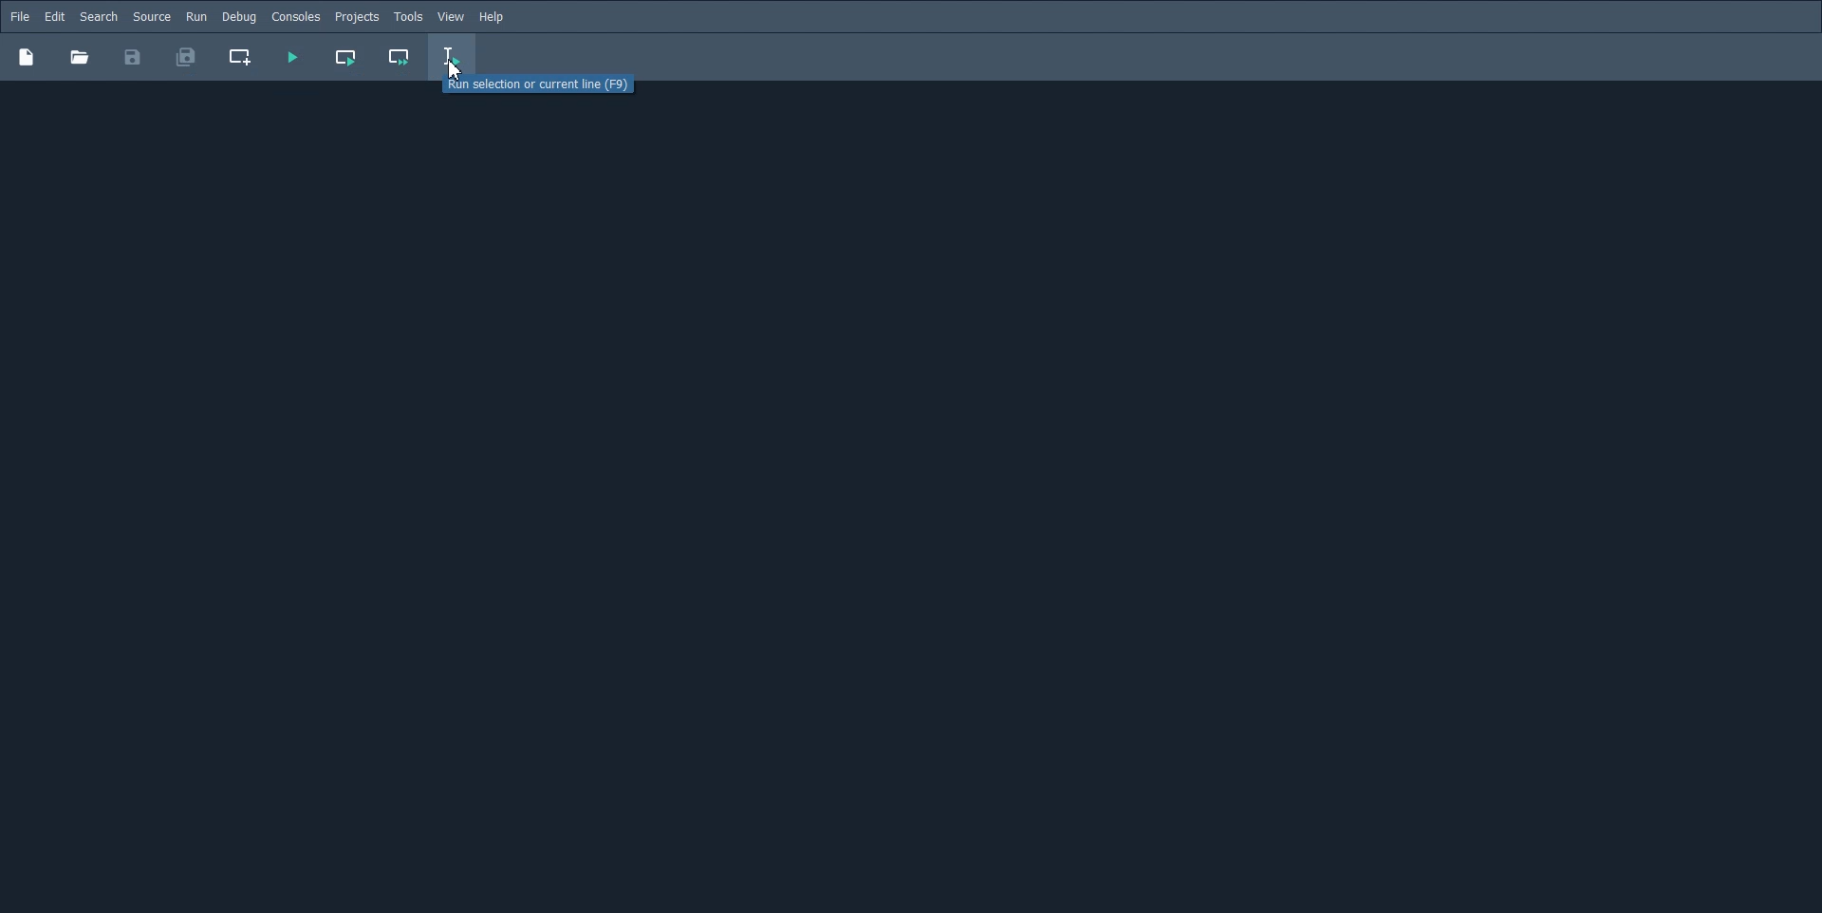 This screenshot has width=1822, height=913. I want to click on Tools, so click(408, 17).